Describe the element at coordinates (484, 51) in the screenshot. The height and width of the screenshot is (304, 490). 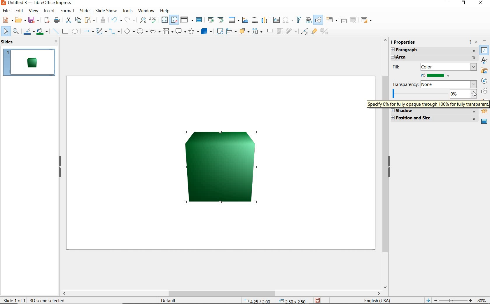
I see `PROPERTIES` at that location.